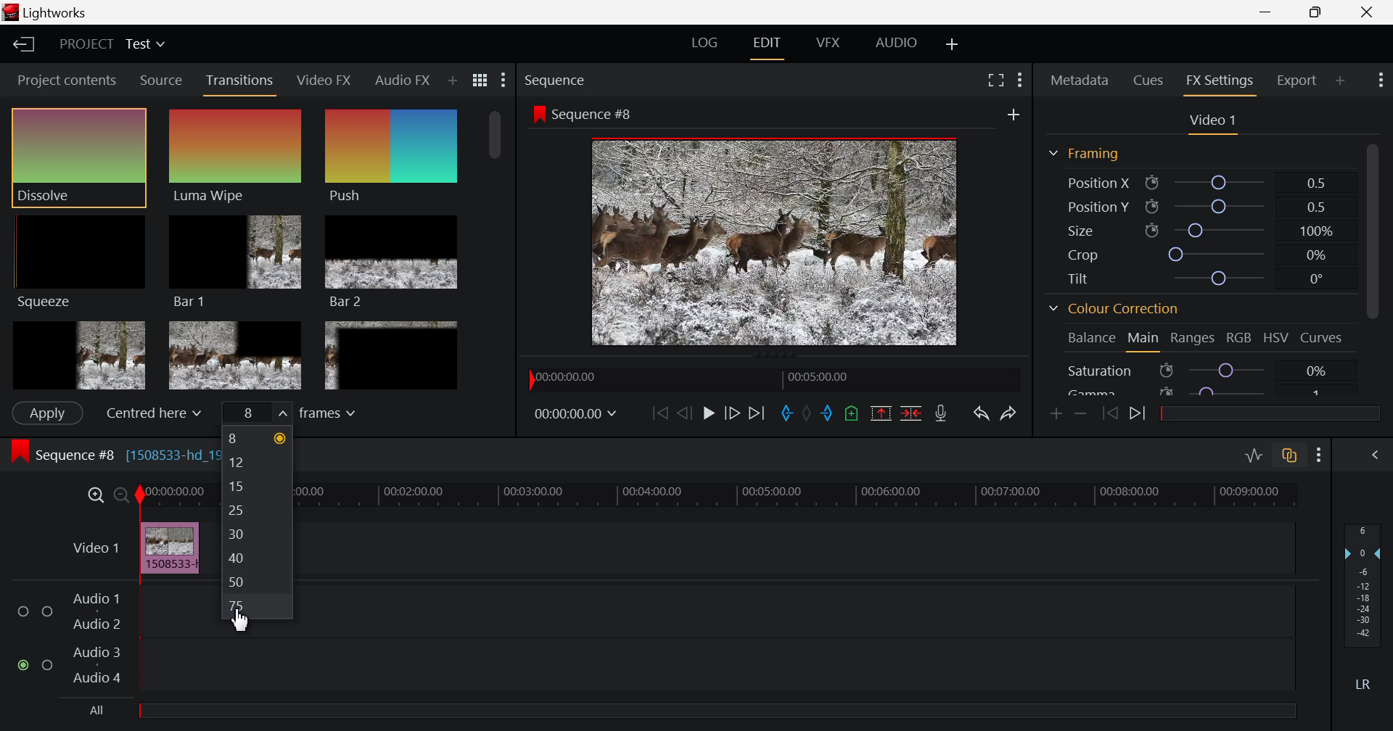 This screenshot has width=1393, height=731. I want to click on Remove marked section, so click(881, 414).